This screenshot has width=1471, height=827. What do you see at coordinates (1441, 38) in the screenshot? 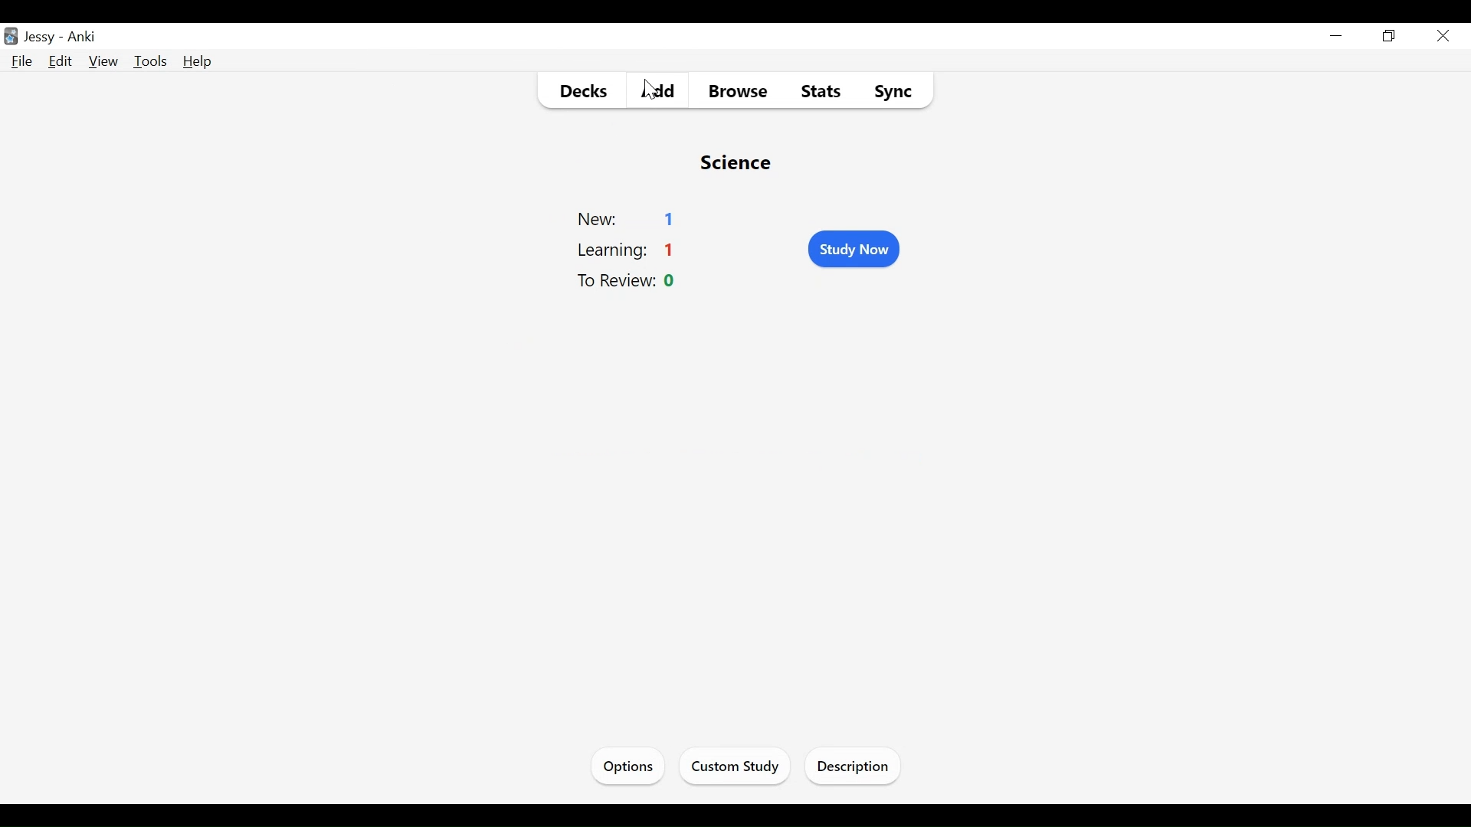
I see `Close` at bounding box center [1441, 38].